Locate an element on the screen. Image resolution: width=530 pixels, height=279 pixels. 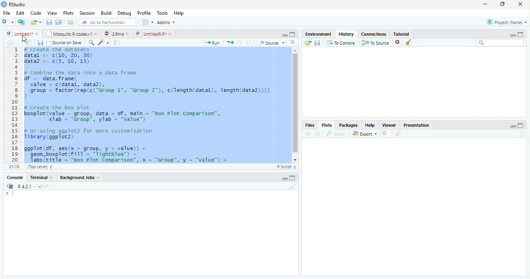
vertical scroll bar is located at coordinates (295, 105).